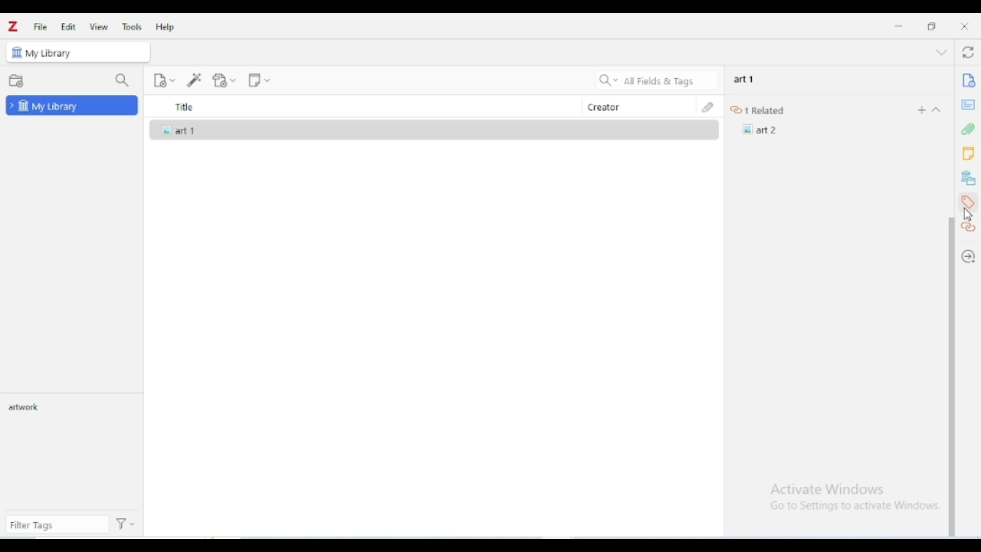  I want to click on help, so click(166, 27).